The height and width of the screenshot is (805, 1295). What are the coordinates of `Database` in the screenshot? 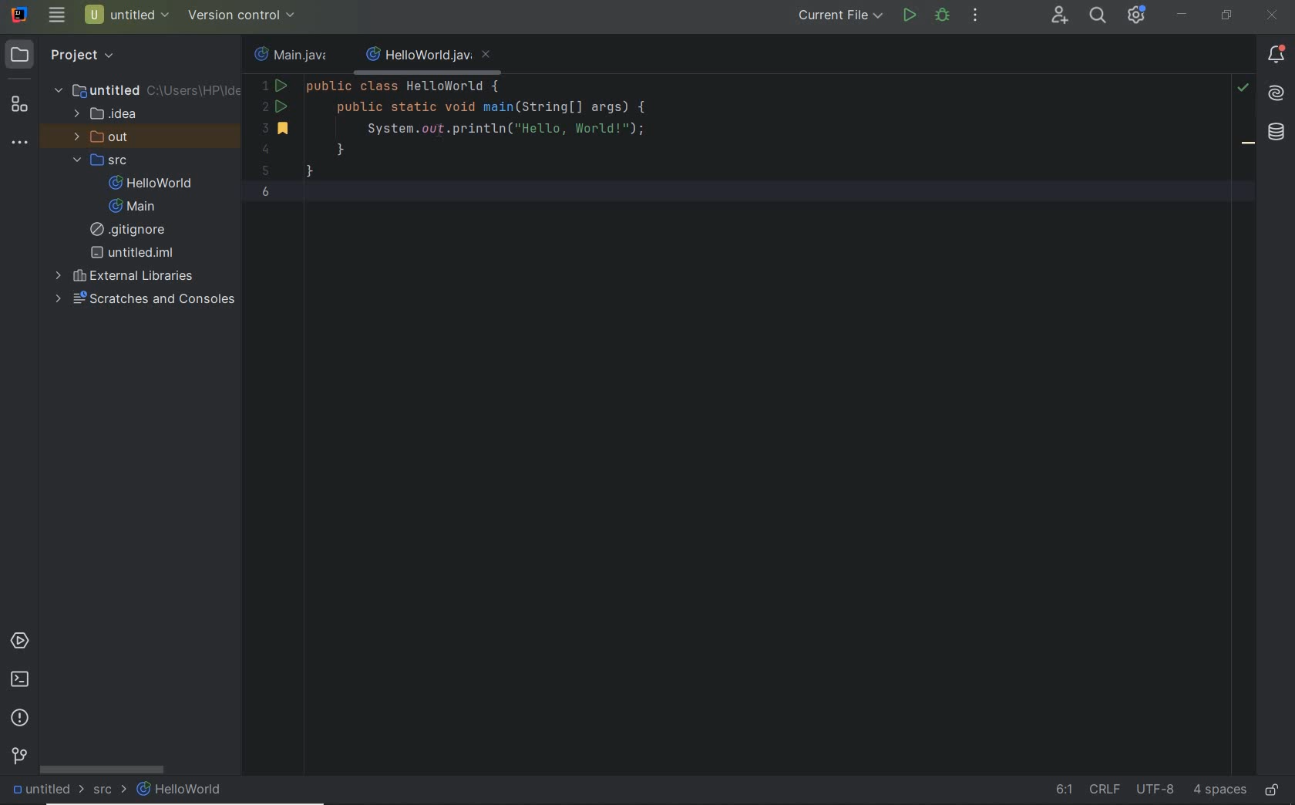 It's located at (1276, 133).